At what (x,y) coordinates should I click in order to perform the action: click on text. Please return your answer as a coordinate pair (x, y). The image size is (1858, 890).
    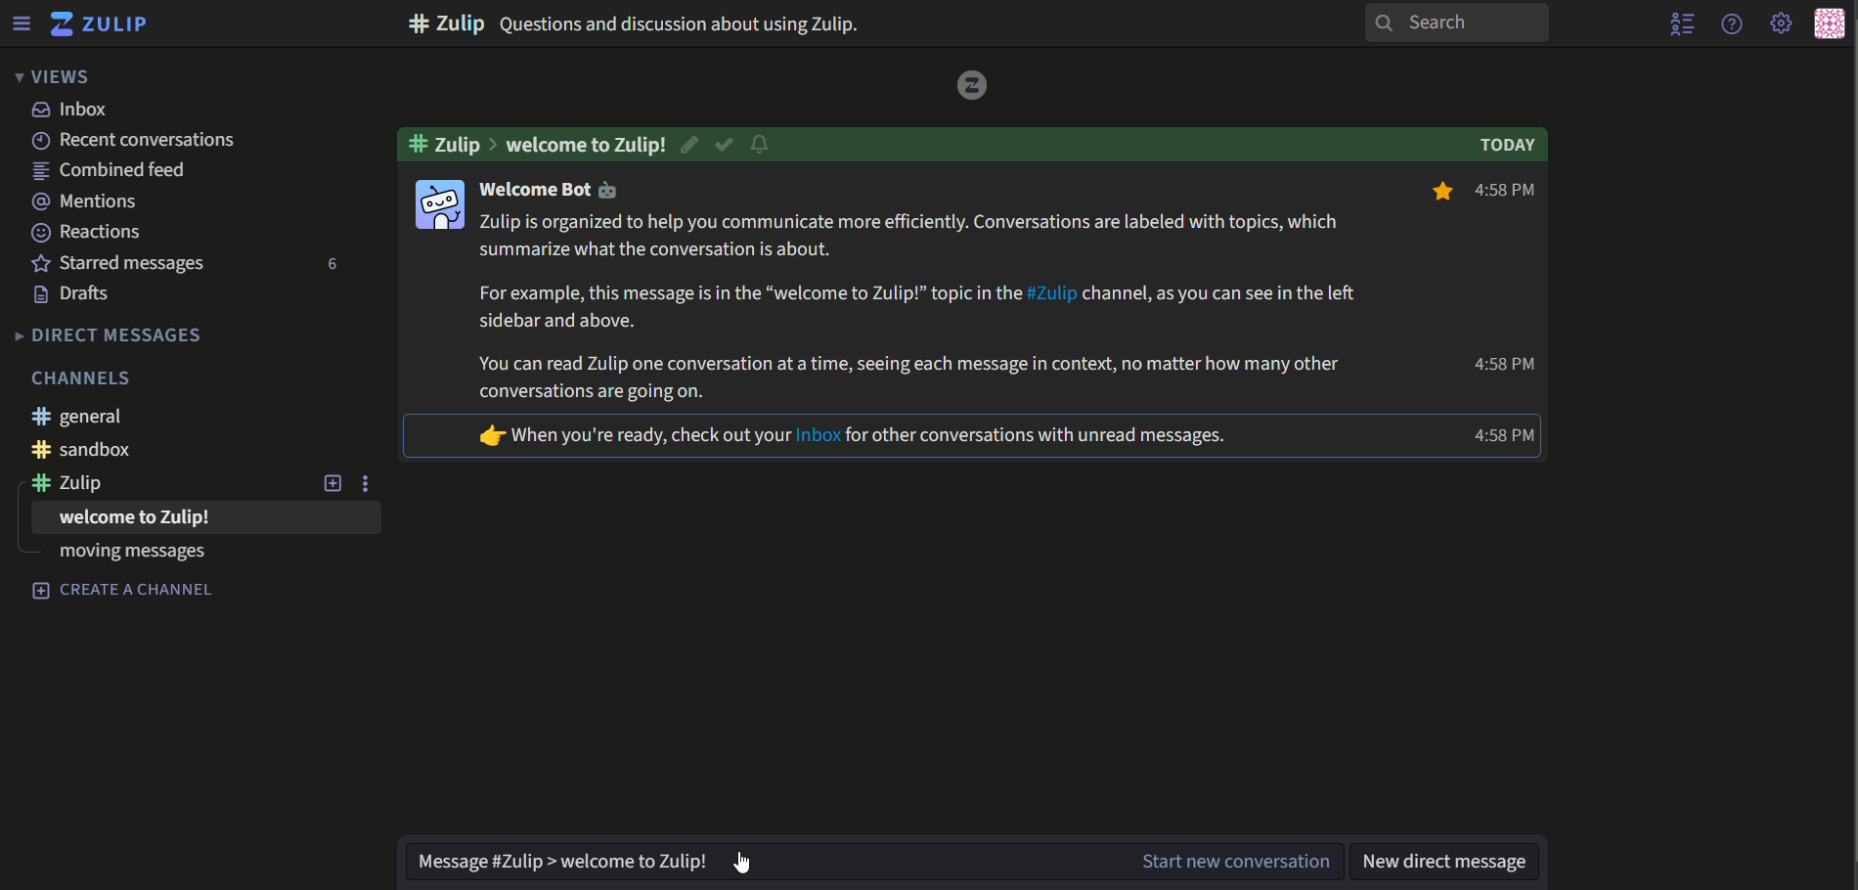
    Looking at the image, I should click on (1512, 146).